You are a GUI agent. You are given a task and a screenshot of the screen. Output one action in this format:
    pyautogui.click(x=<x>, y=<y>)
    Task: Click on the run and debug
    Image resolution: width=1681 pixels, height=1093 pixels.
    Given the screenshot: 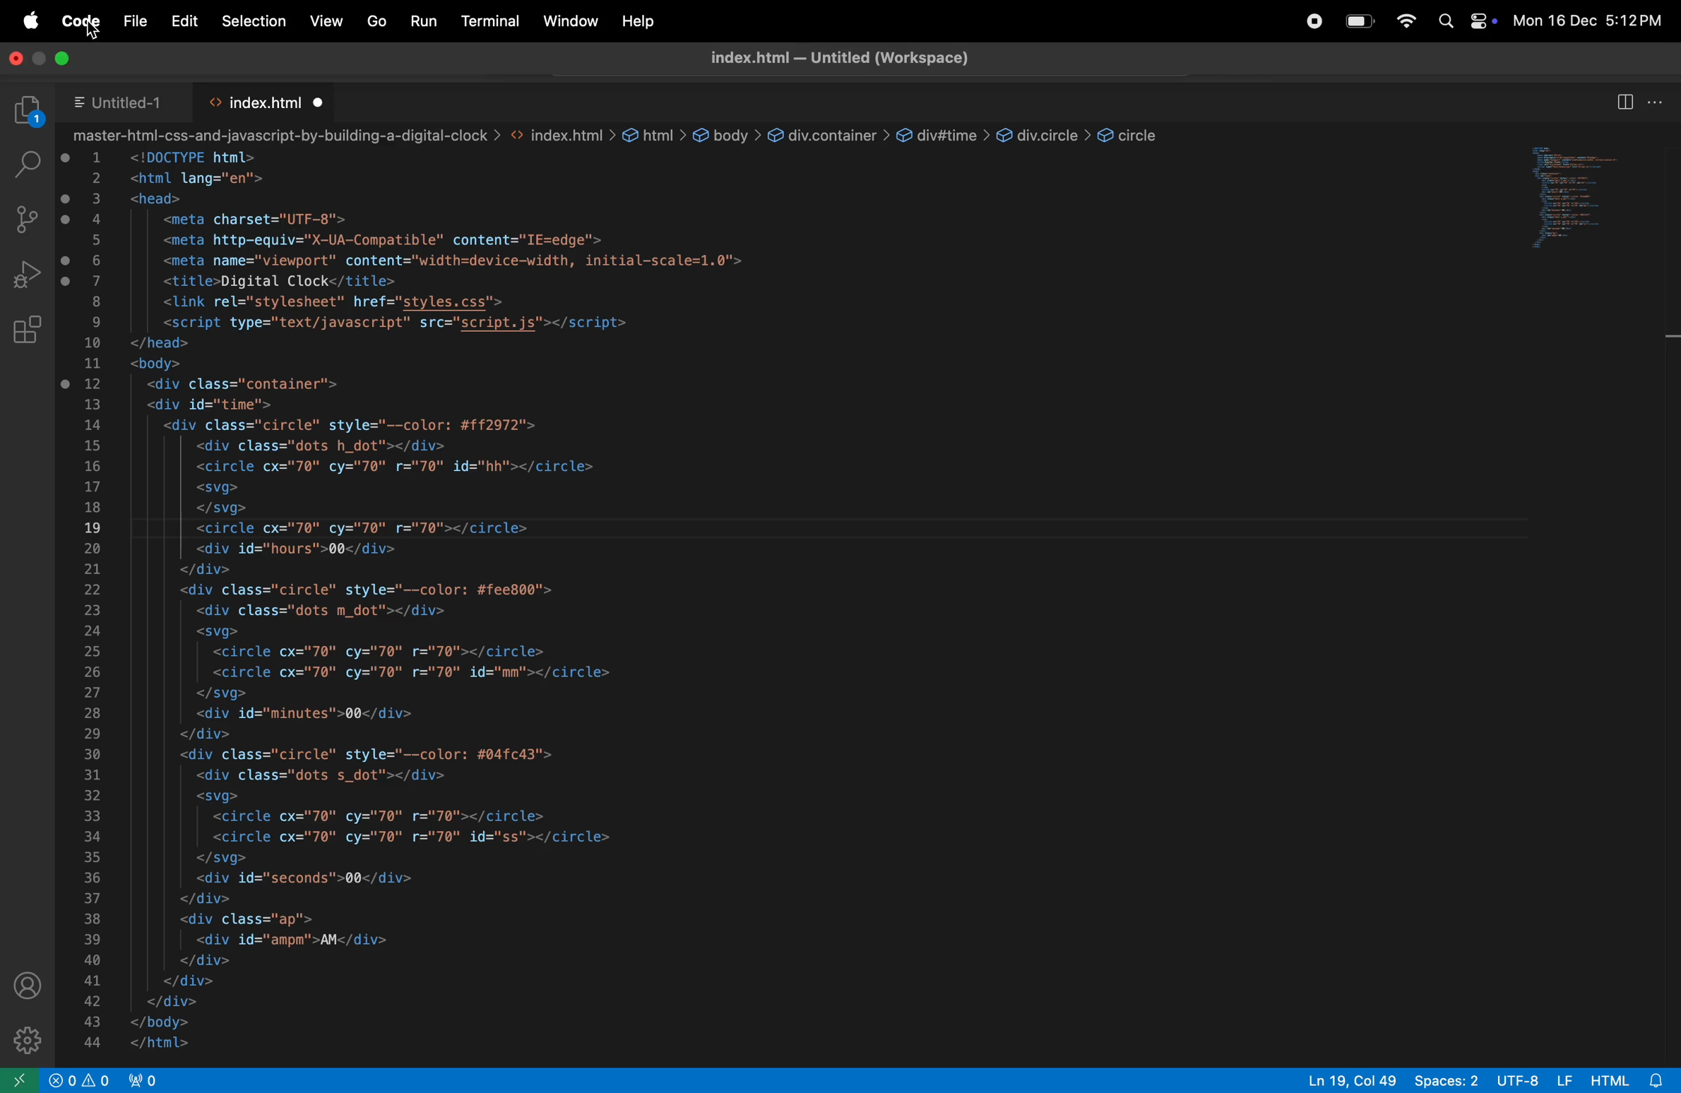 What is the action you would take?
    pyautogui.click(x=32, y=273)
    